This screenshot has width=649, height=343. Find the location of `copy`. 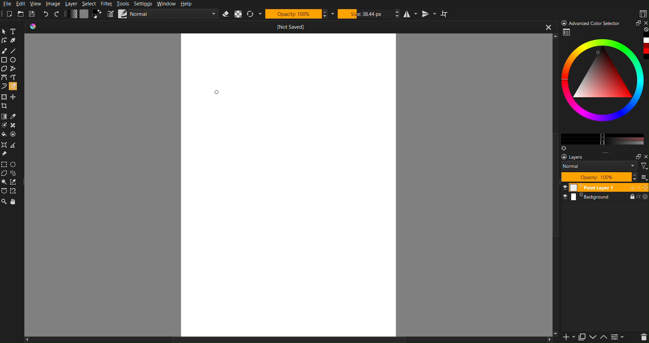

copy is located at coordinates (582, 337).